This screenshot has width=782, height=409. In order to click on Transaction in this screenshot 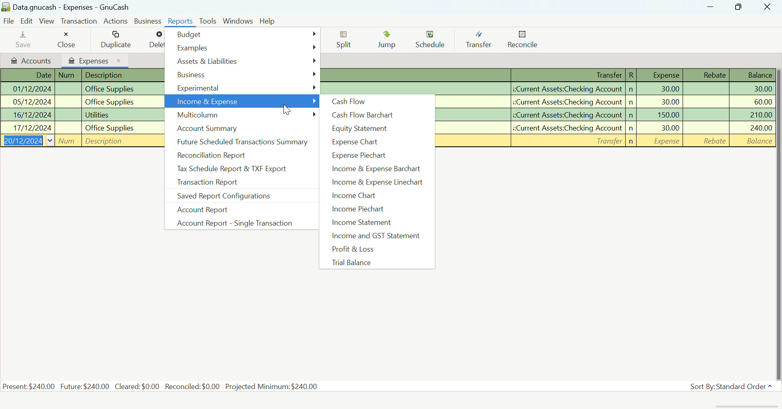, I will do `click(79, 21)`.